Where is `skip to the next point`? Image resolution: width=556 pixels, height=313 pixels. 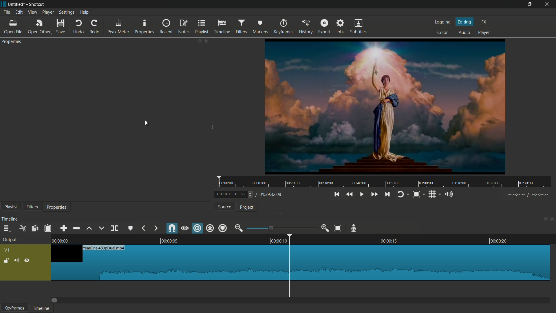 skip to the next point is located at coordinates (387, 194).